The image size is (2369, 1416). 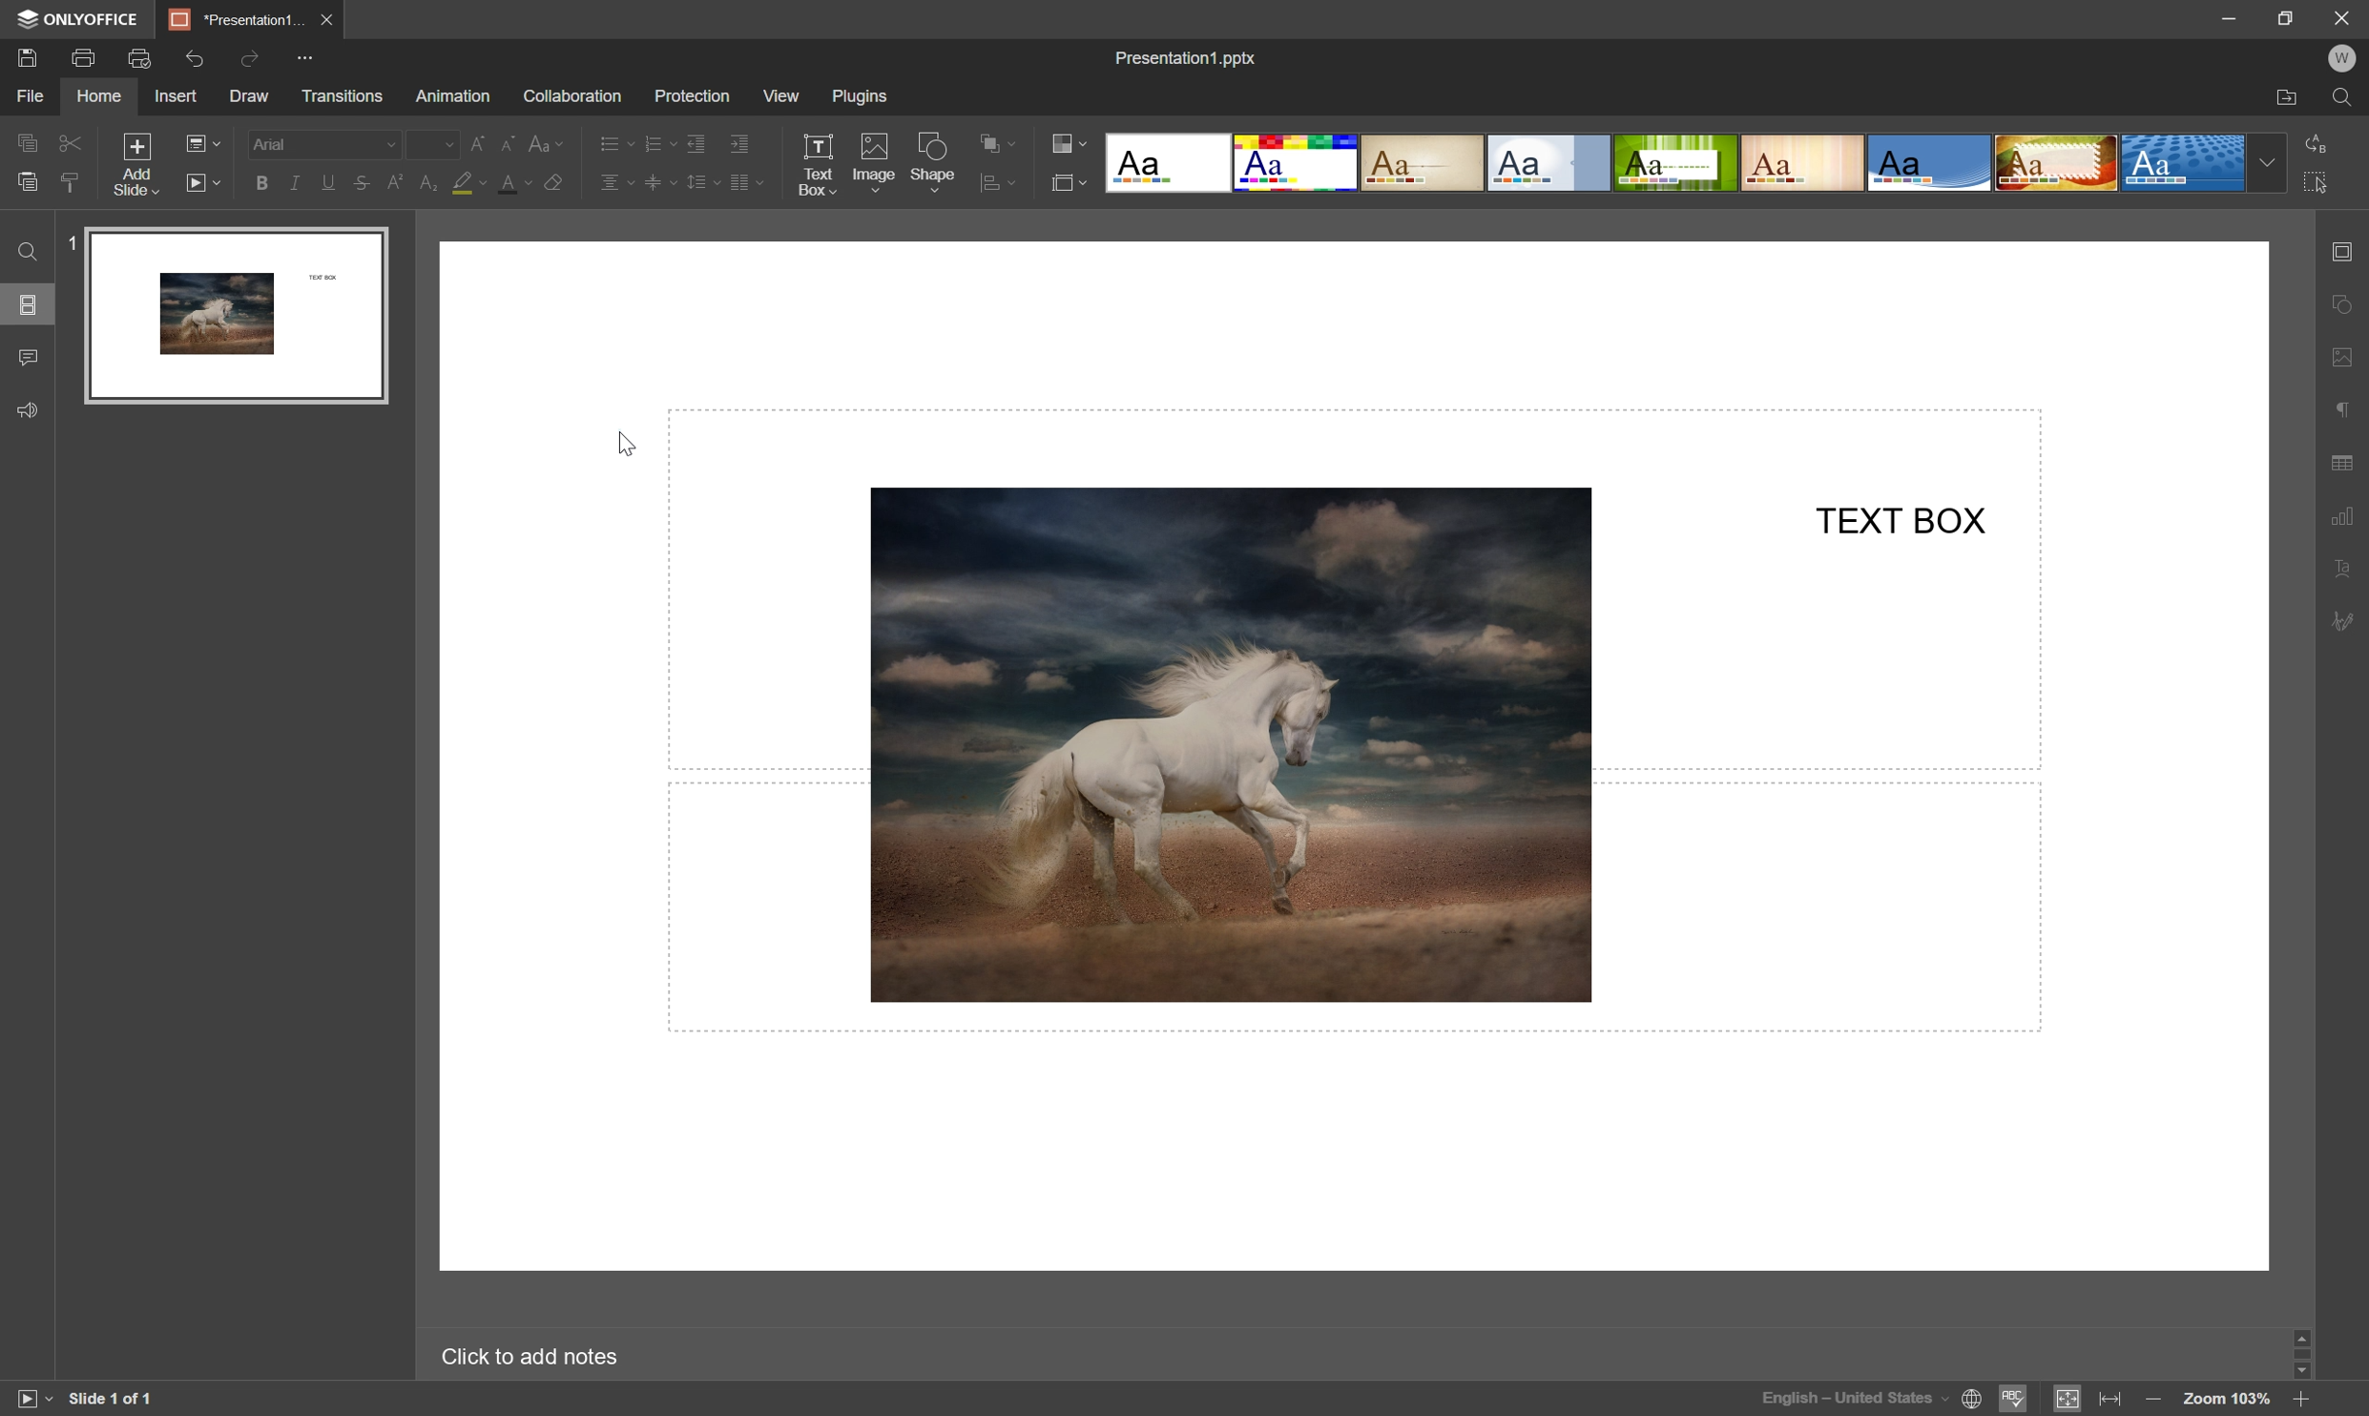 I want to click on close, so click(x=329, y=19).